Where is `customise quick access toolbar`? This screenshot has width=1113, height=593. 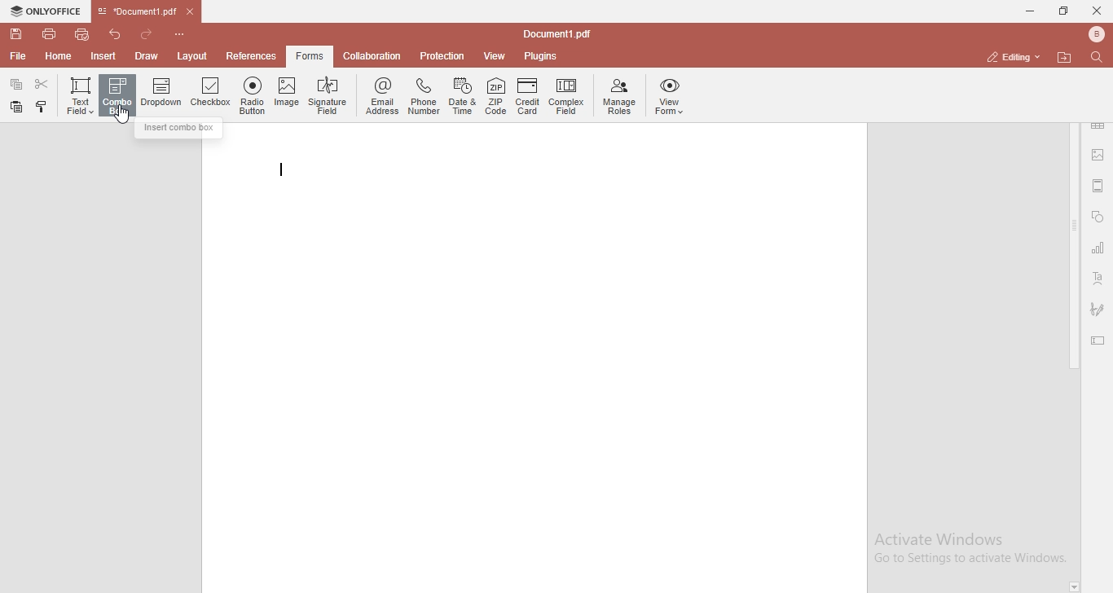
customise quick access toolbar is located at coordinates (183, 33).